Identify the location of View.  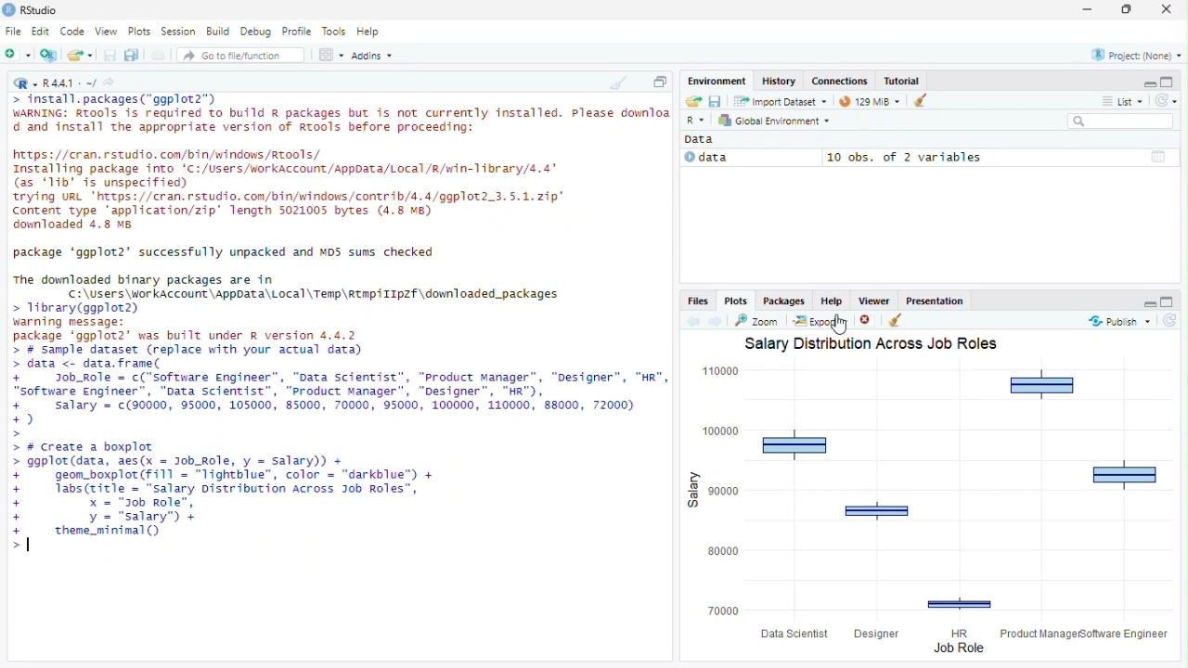
(105, 32).